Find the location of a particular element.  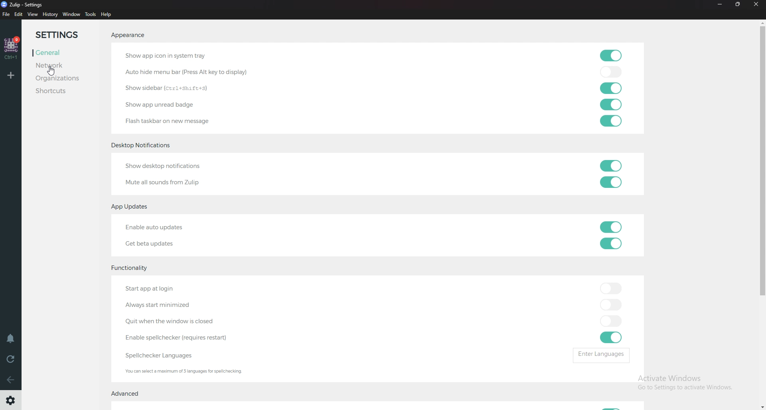

desktop notifications is located at coordinates (142, 146).